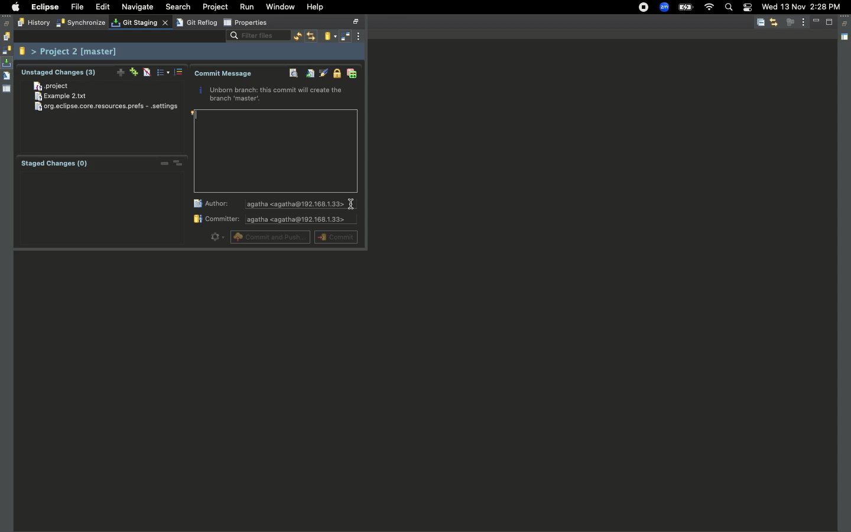 The width and height of the screenshot is (851, 532). I want to click on View menu, so click(361, 36).